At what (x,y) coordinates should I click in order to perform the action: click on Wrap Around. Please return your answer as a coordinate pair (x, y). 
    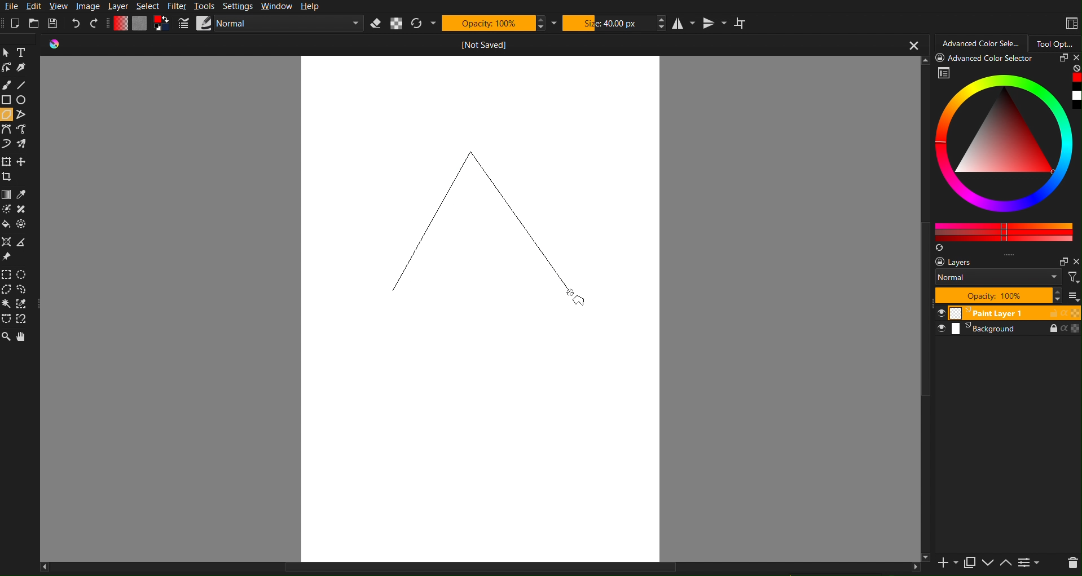
    Looking at the image, I should click on (744, 24).